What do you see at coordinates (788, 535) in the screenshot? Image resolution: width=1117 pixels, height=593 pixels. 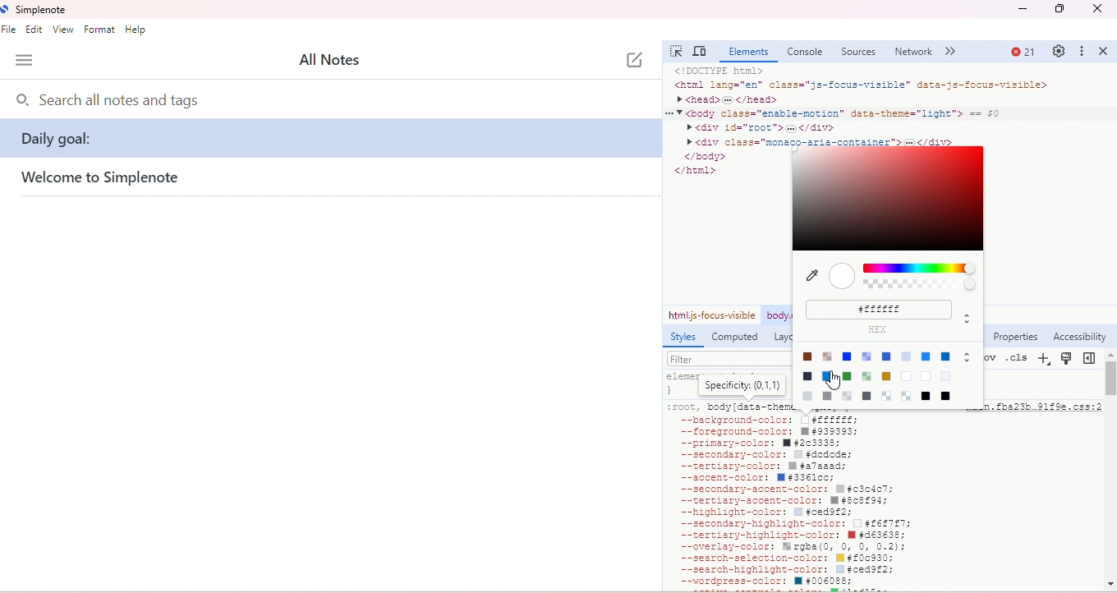 I see `tertiary-highlight-color` at bounding box center [788, 535].